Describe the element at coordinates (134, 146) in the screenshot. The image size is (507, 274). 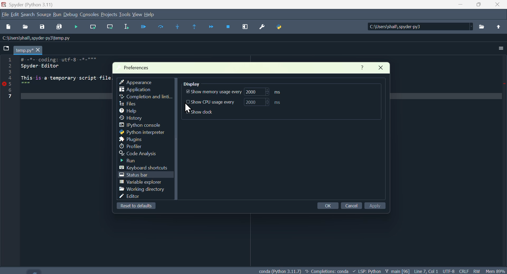
I see `Profiler` at that location.